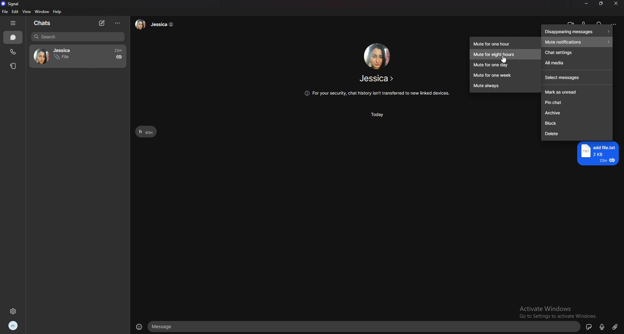 The height and width of the screenshot is (334, 624). I want to click on window, so click(42, 11).